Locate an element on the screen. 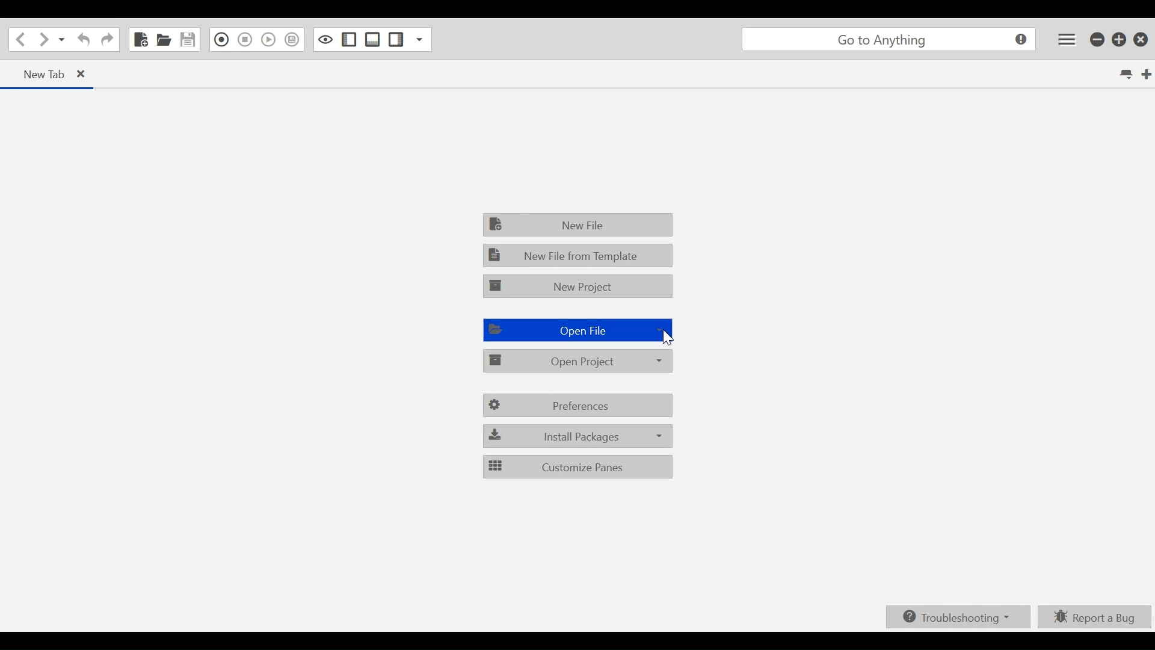  New File is located at coordinates (577, 225).